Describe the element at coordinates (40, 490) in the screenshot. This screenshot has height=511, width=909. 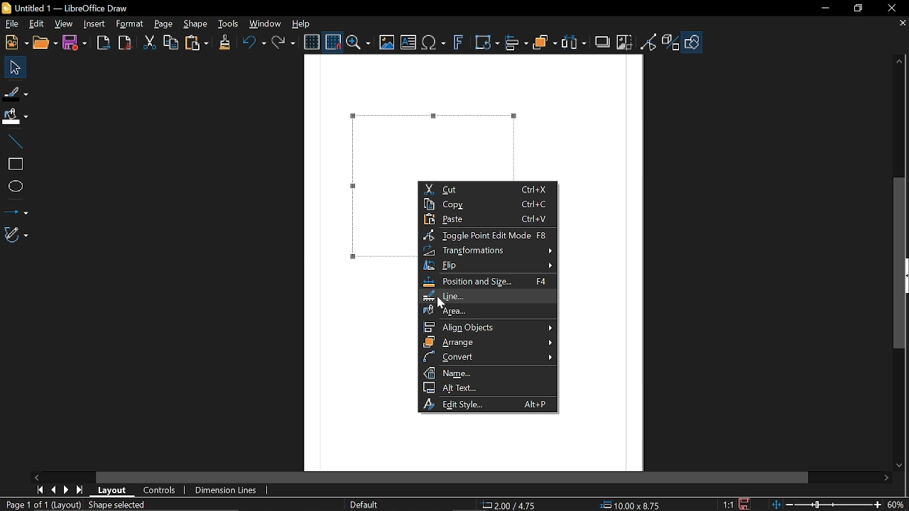
I see `First page` at that location.